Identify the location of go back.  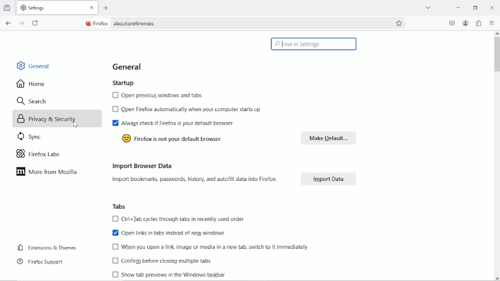
(9, 23).